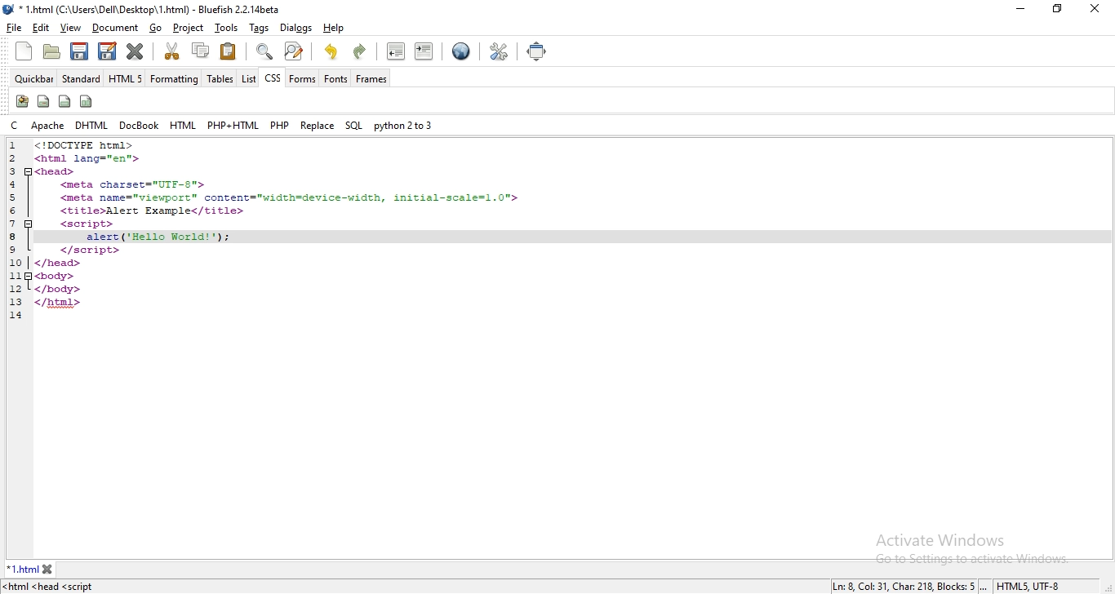 This screenshot has height=594, width=1115. What do you see at coordinates (13, 125) in the screenshot?
I see `c` at bounding box center [13, 125].